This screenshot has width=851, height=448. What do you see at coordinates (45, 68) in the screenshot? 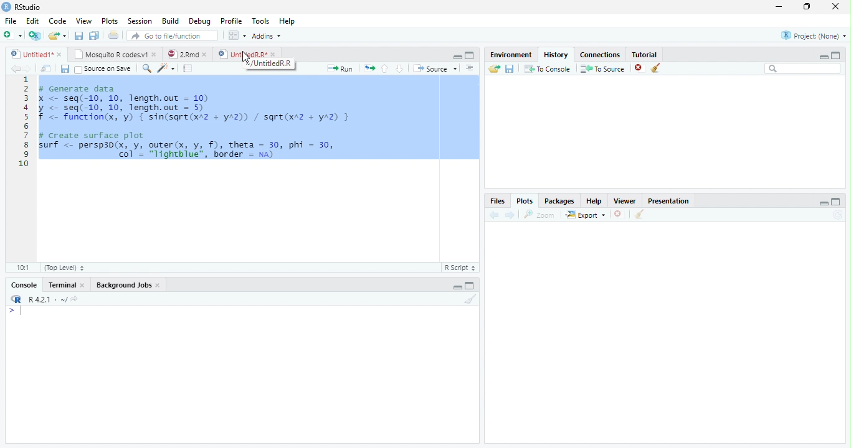
I see `Show in new window` at bounding box center [45, 68].